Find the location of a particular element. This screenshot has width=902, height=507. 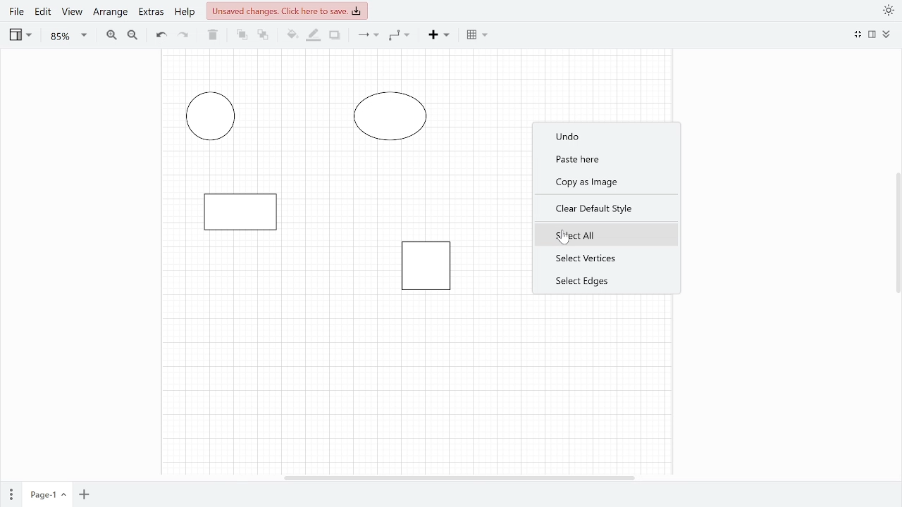

View is located at coordinates (73, 14).